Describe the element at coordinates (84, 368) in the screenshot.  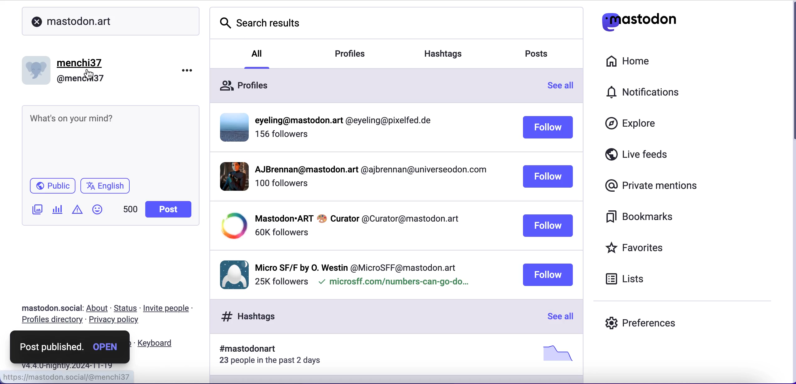
I see `2024-11-19` at that location.